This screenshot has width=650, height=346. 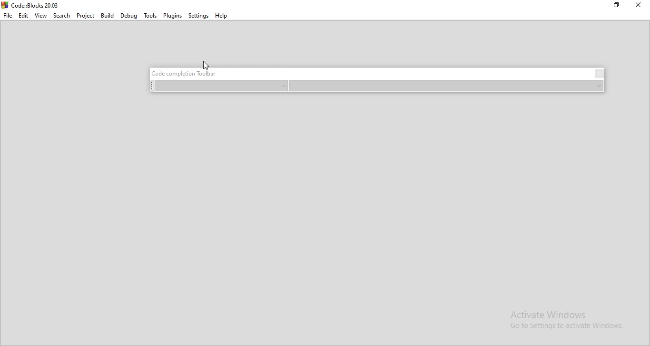 What do you see at coordinates (128, 16) in the screenshot?
I see `Debug ` at bounding box center [128, 16].